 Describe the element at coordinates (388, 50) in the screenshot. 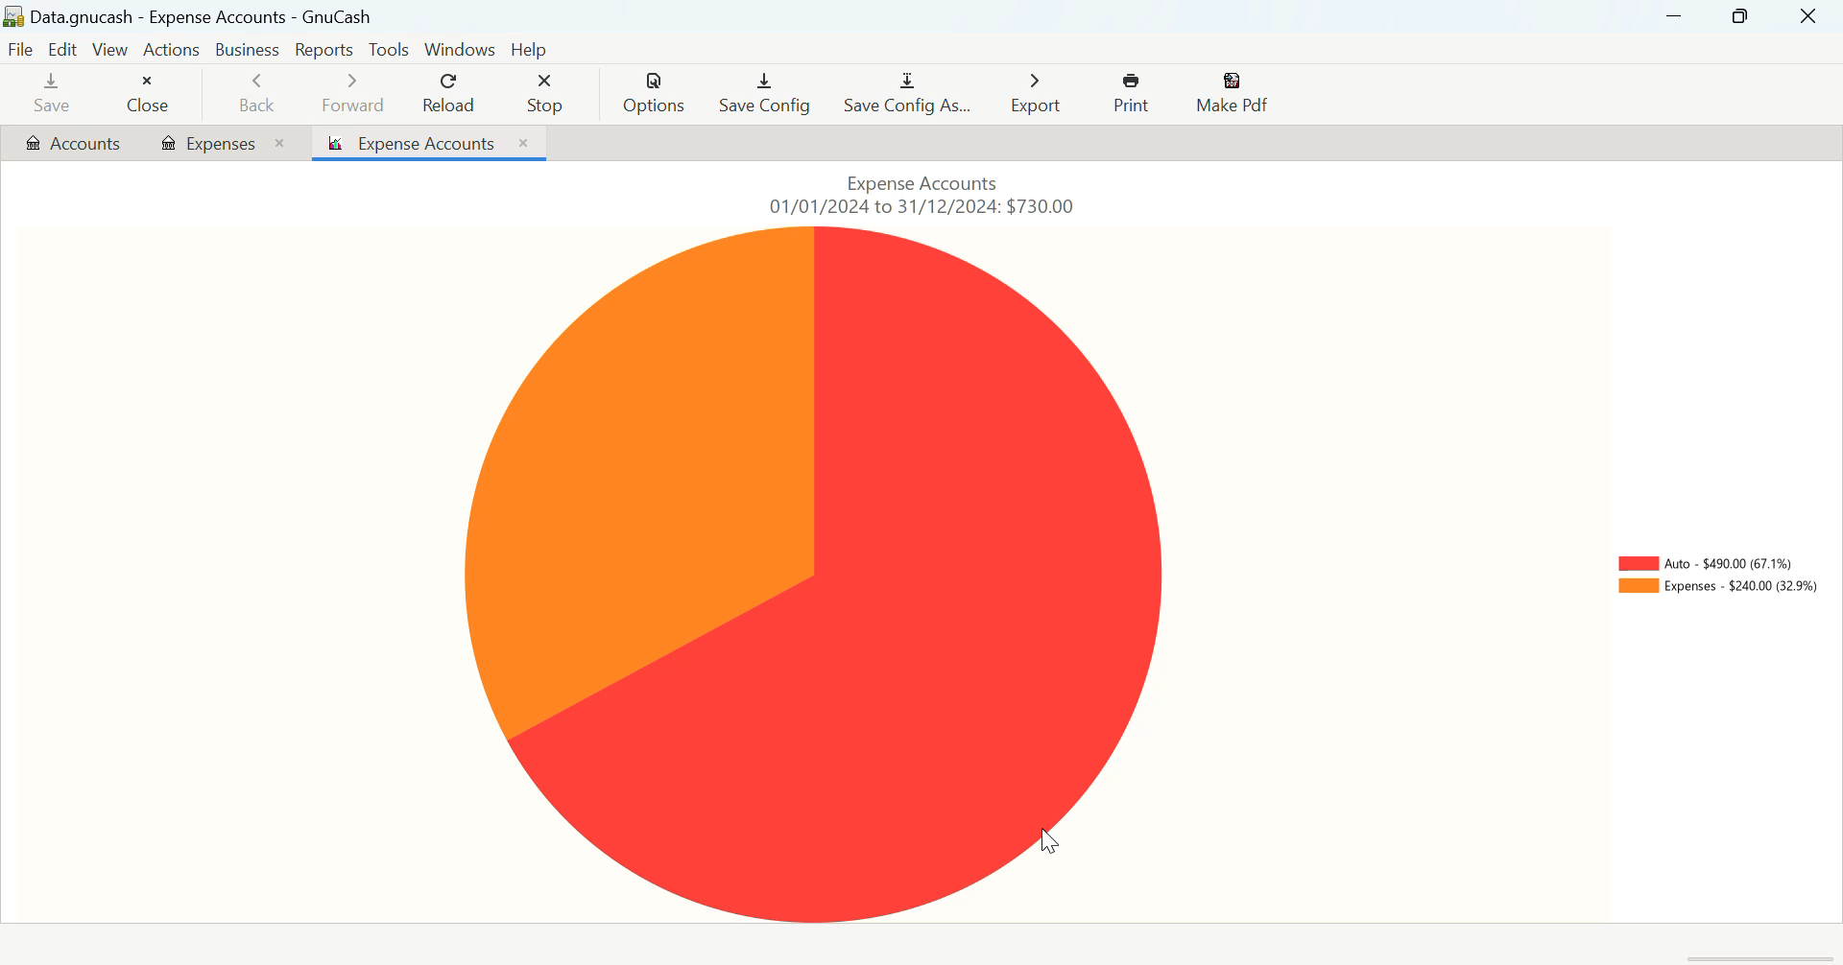

I see `Tools` at that location.